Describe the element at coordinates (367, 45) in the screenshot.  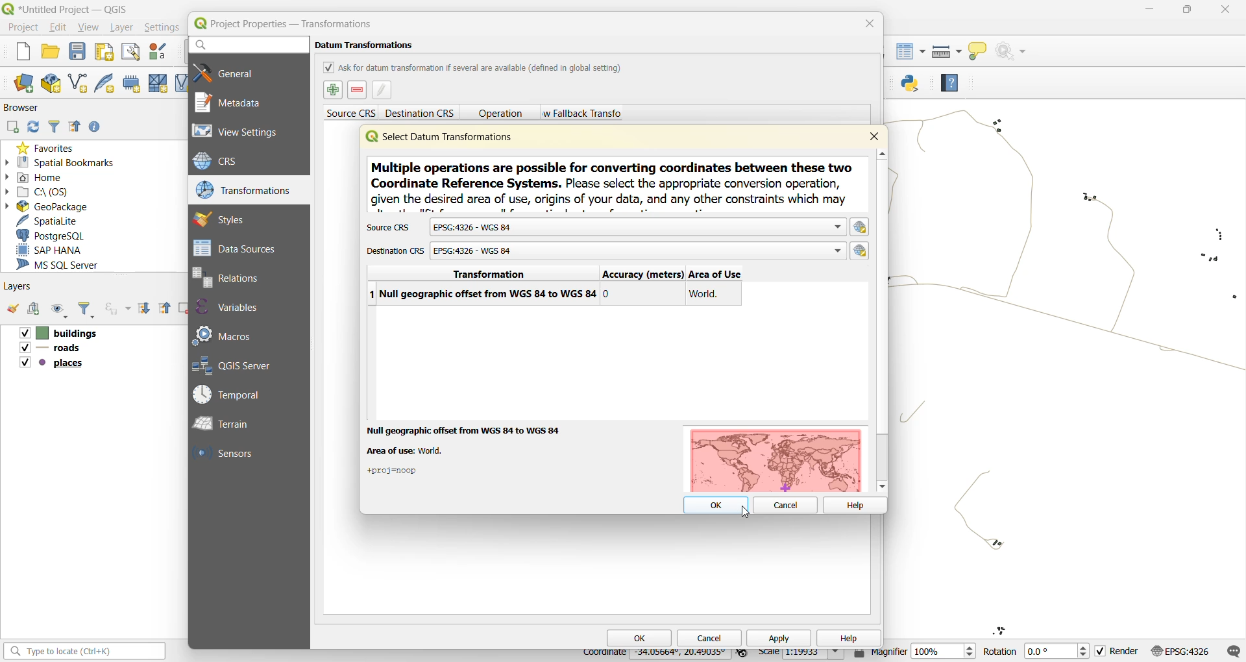
I see `datum transformations` at that location.